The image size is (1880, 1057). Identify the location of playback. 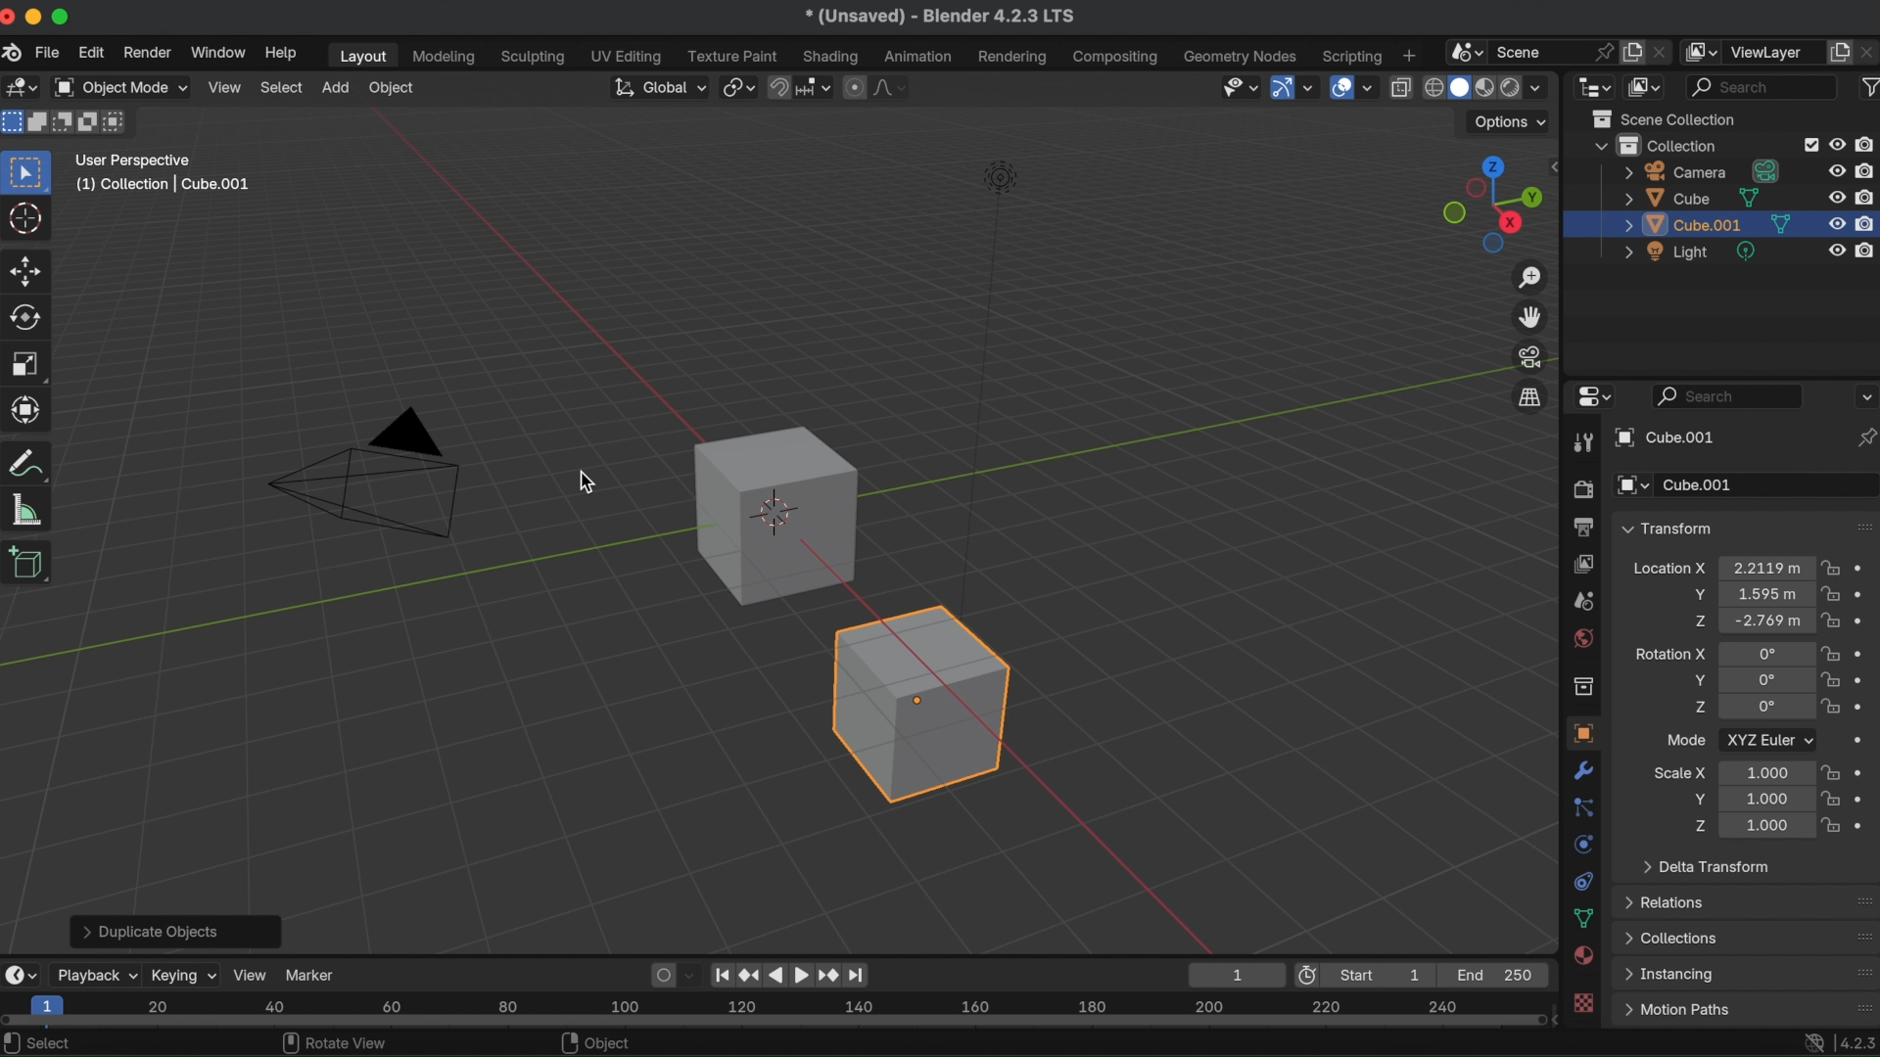
(95, 975).